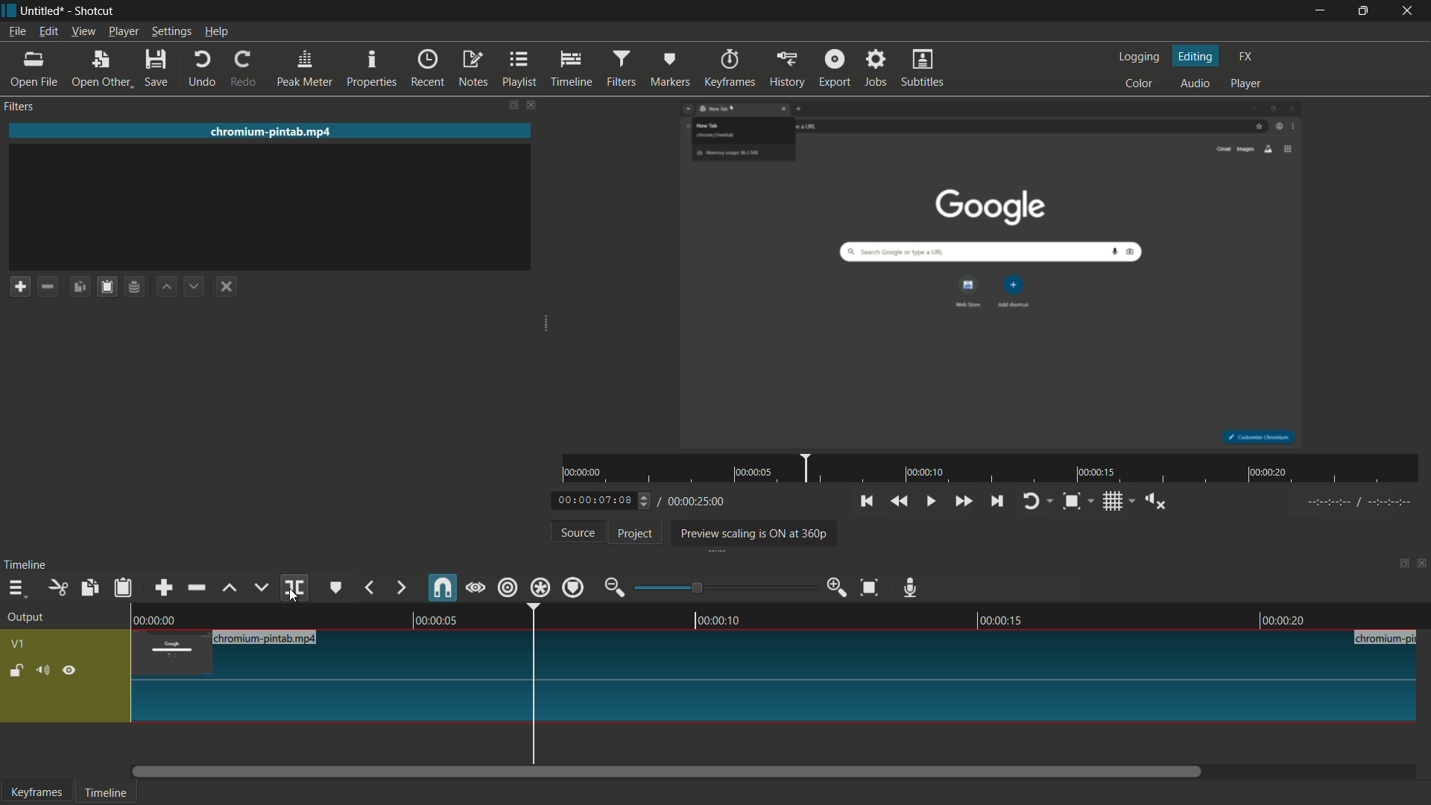 This screenshot has height=805, width=1431. I want to click on ripple delete, so click(198, 587).